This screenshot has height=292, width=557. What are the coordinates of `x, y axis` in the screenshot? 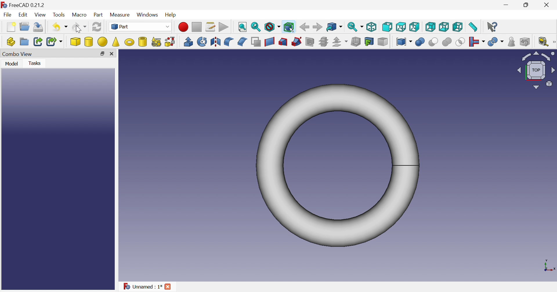 It's located at (549, 265).